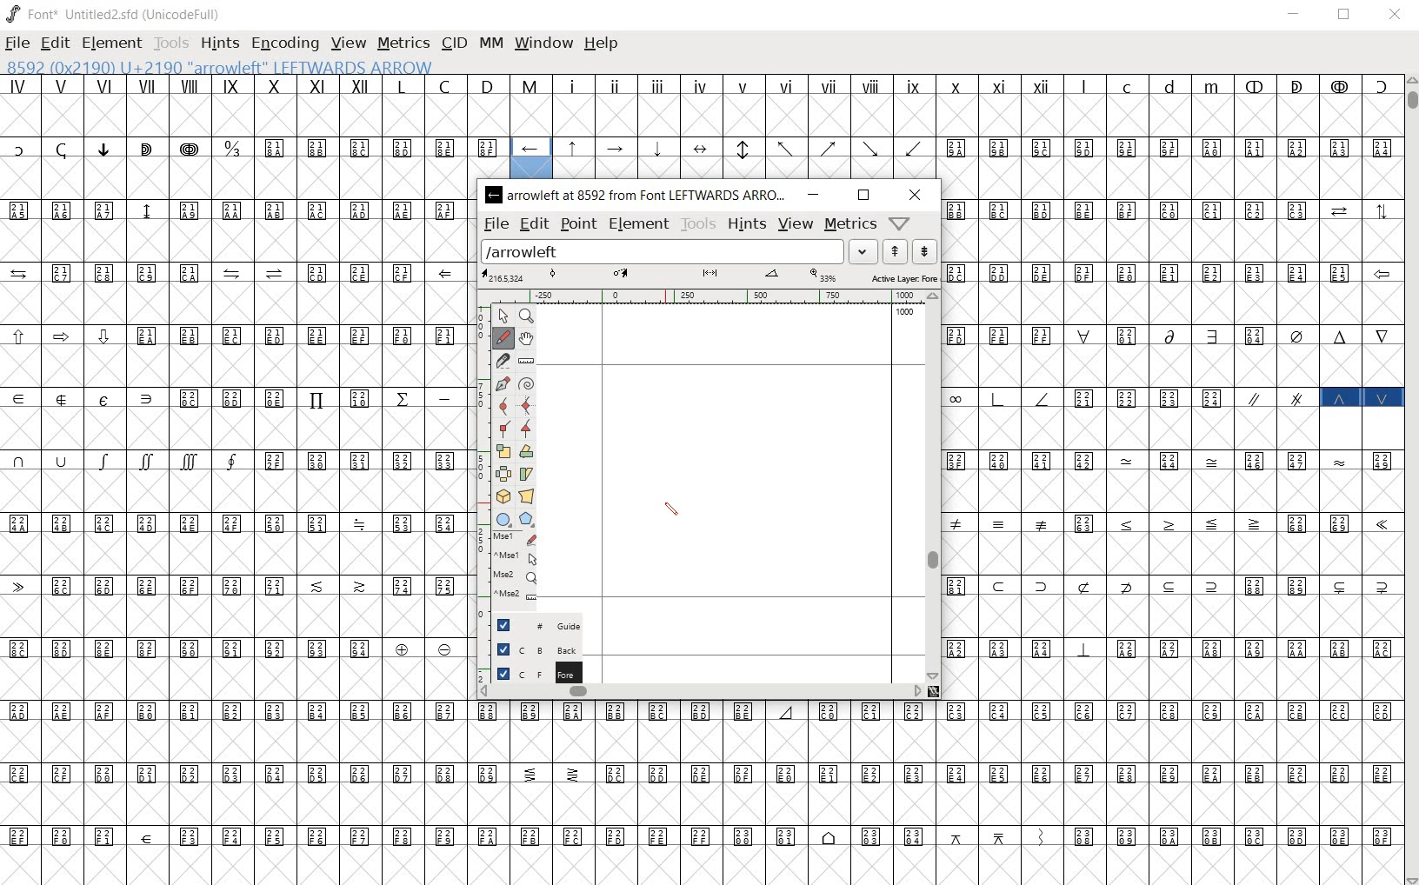 This screenshot has width=1419, height=885. Describe the element at coordinates (933, 487) in the screenshot. I see `scrollbar` at that location.